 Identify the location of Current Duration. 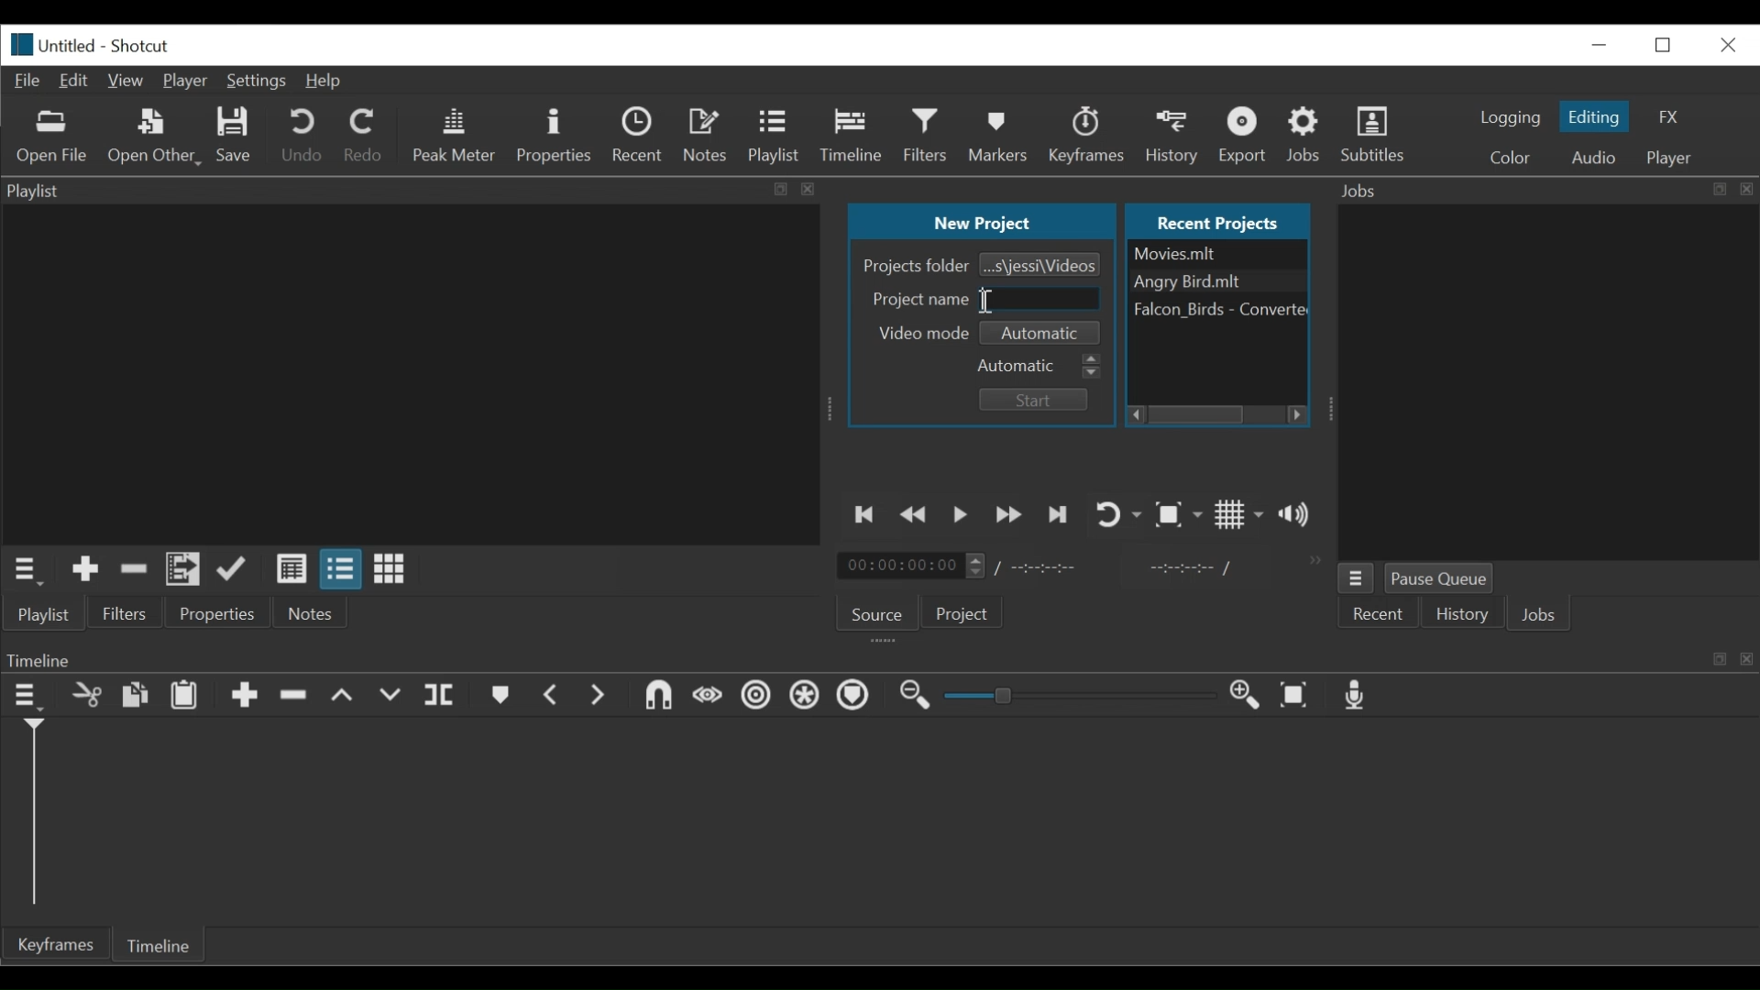
(914, 567).